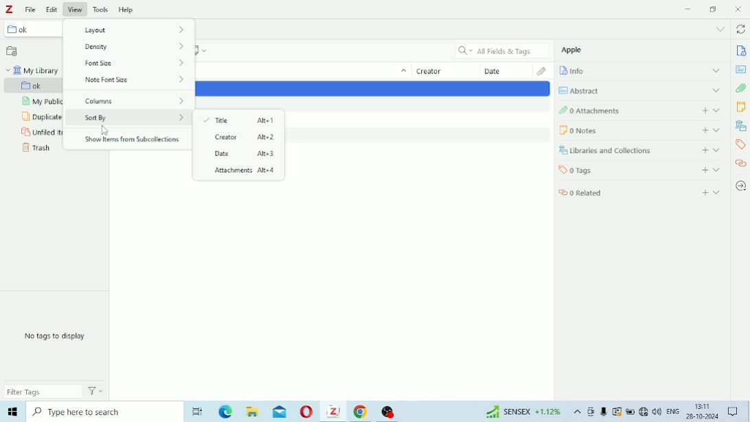 Image resolution: width=750 pixels, height=422 pixels. Describe the element at coordinates (580, 71) in the screenshot. I see `Info` at that location.